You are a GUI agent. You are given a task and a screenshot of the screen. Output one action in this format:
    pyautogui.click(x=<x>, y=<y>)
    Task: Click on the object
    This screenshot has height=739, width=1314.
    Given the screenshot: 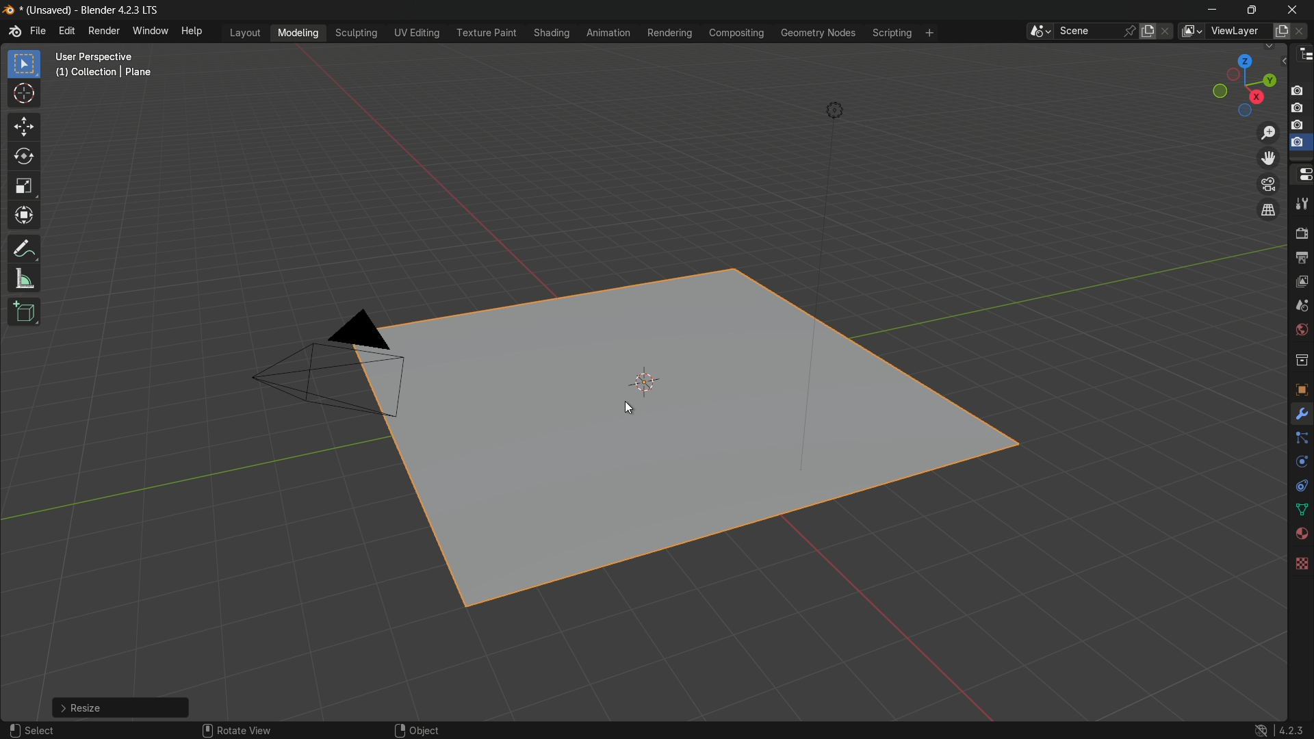 What is the action you would take?
    pyautogui.click(x=424, y=725)
    